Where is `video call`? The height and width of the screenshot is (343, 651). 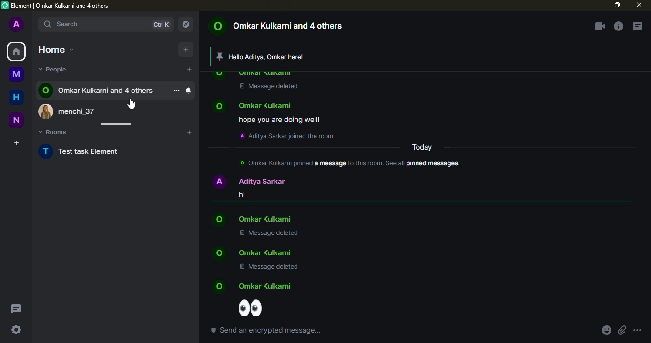
video call is located at coordinates (600, 24).